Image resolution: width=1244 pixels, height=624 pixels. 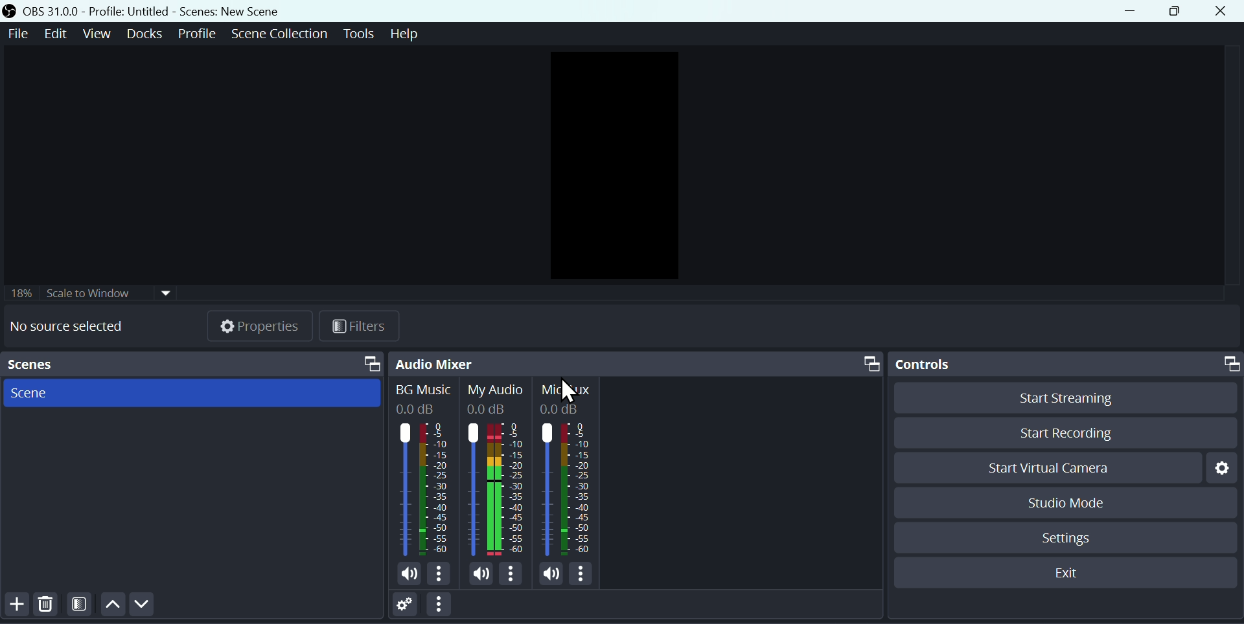 What do you see at coordinates (496, 494) in the screenshot?
I see `Audiobar` at bounding box center [496, 494].